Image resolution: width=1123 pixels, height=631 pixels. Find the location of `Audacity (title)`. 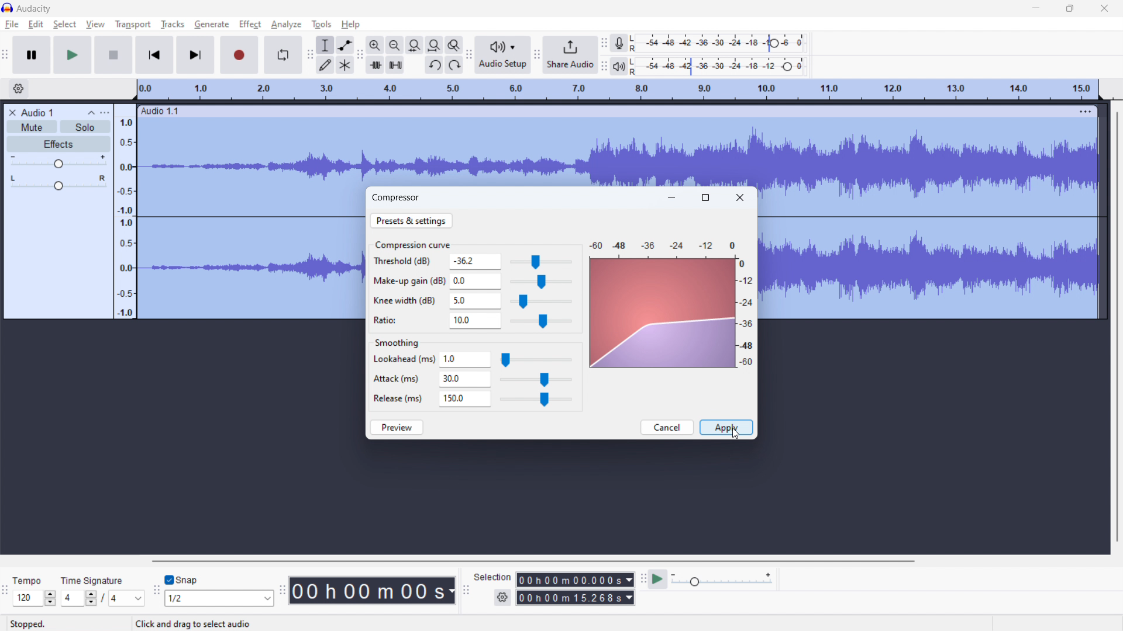

Audacity (title) is located at coordinates (38, 8).